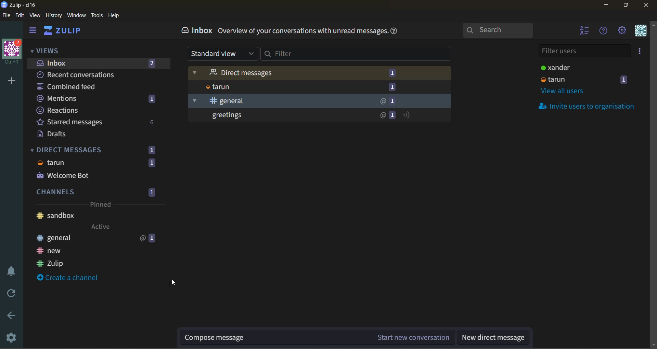  I want to click on filter users, so click(583, 52).